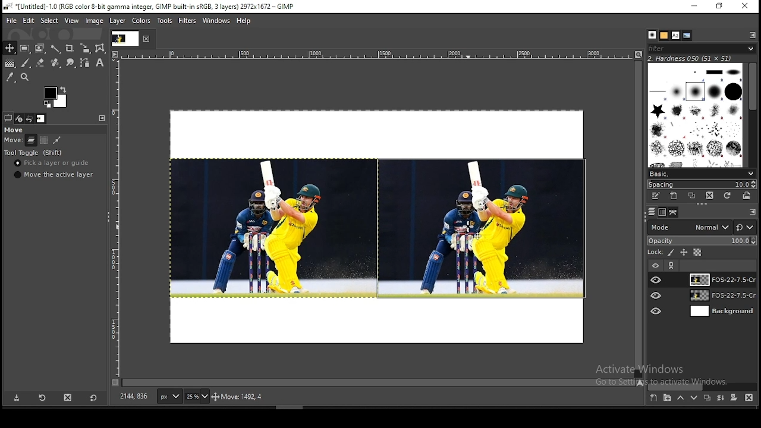 Image resolution: width=761 pixels, height=428 pixels. I want to click on layer visibility on/off, so click(657, 295).